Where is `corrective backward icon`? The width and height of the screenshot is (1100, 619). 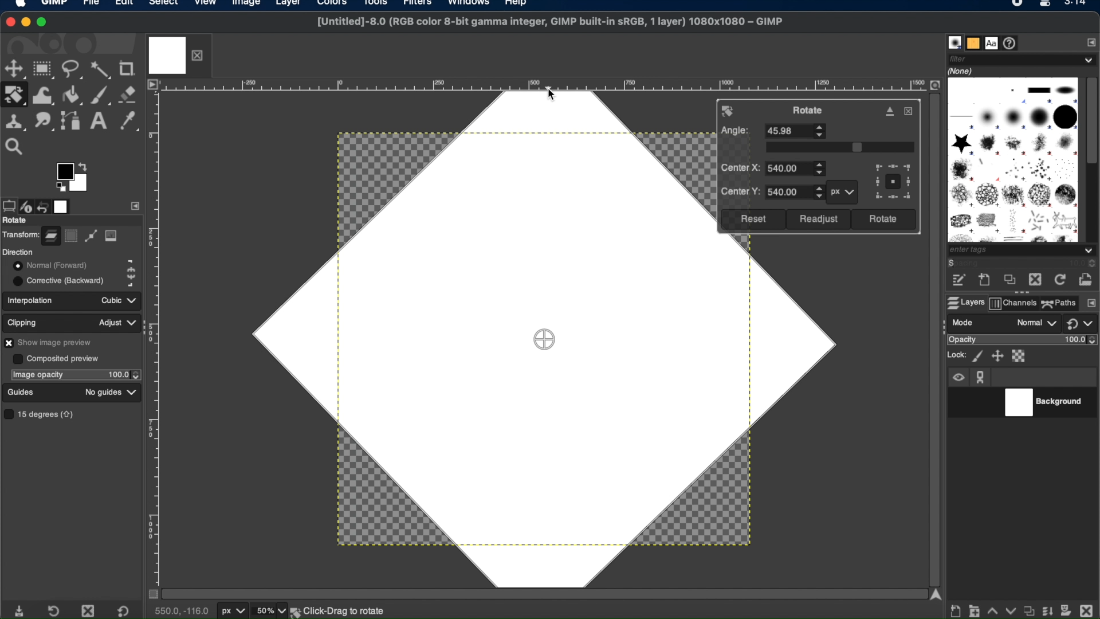 corrective backward icon is located at coordinates (129, 282).